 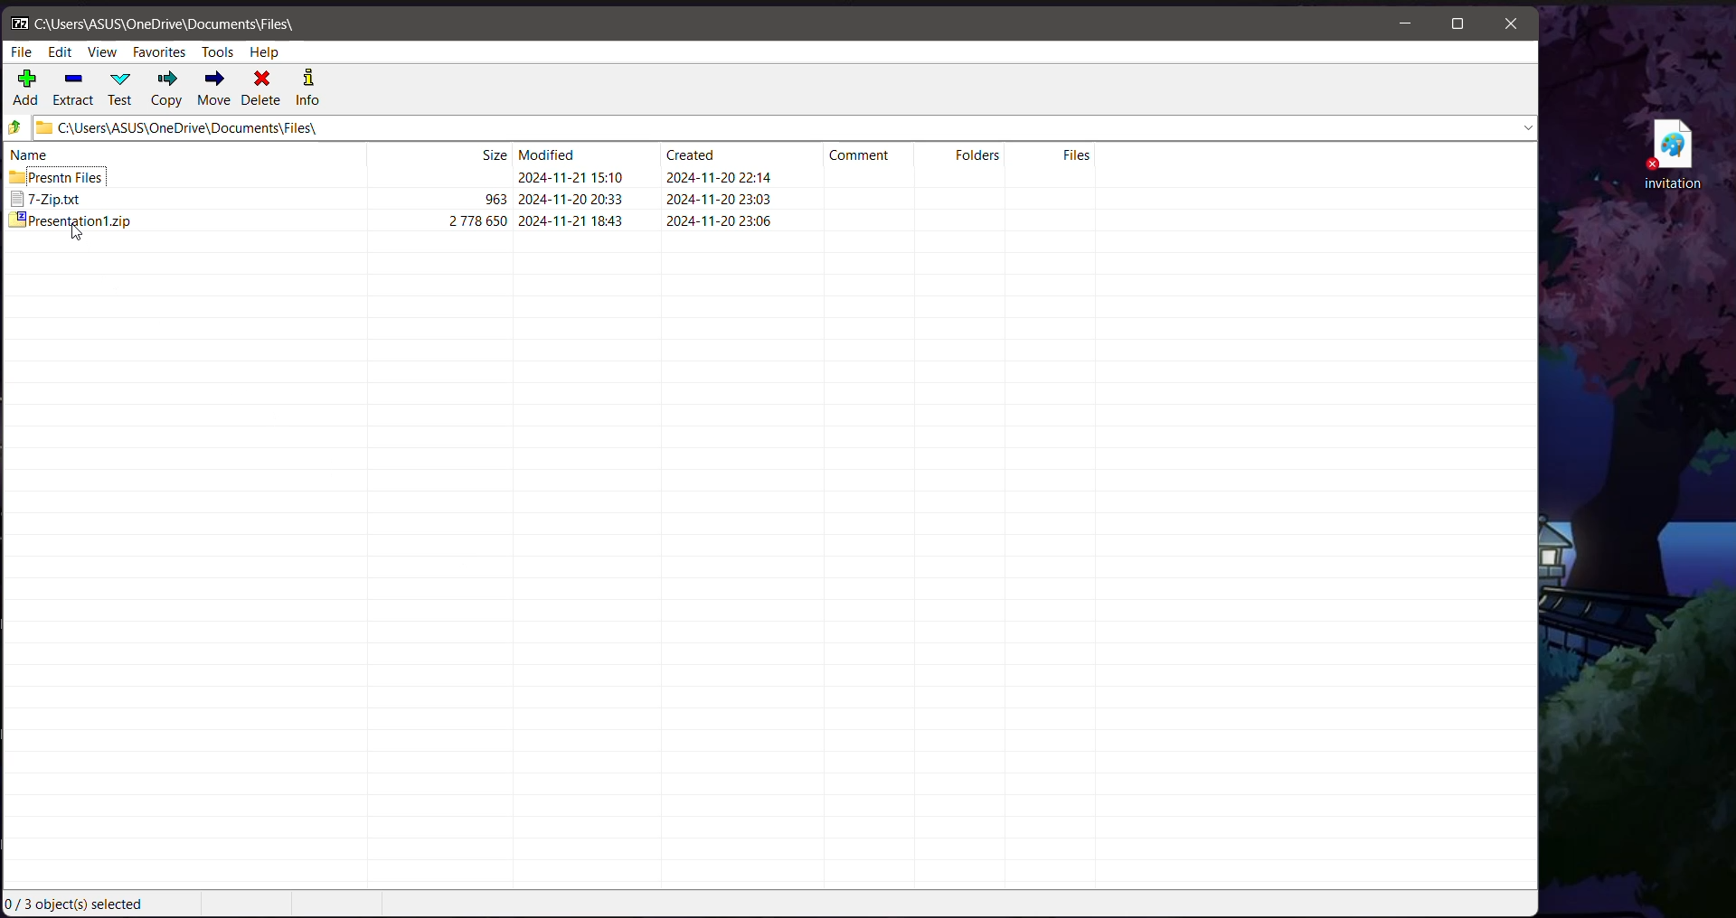 I want to click on Modified, so click(x=557, y=154).